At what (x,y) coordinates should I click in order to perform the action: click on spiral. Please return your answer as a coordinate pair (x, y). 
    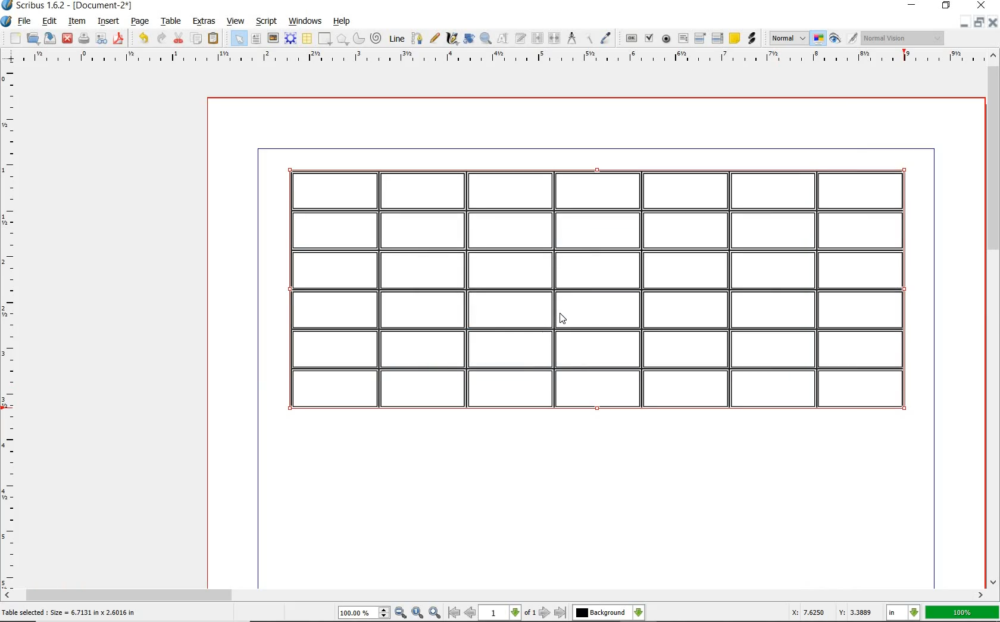
    Looking at the image, I should click on (376, 39).